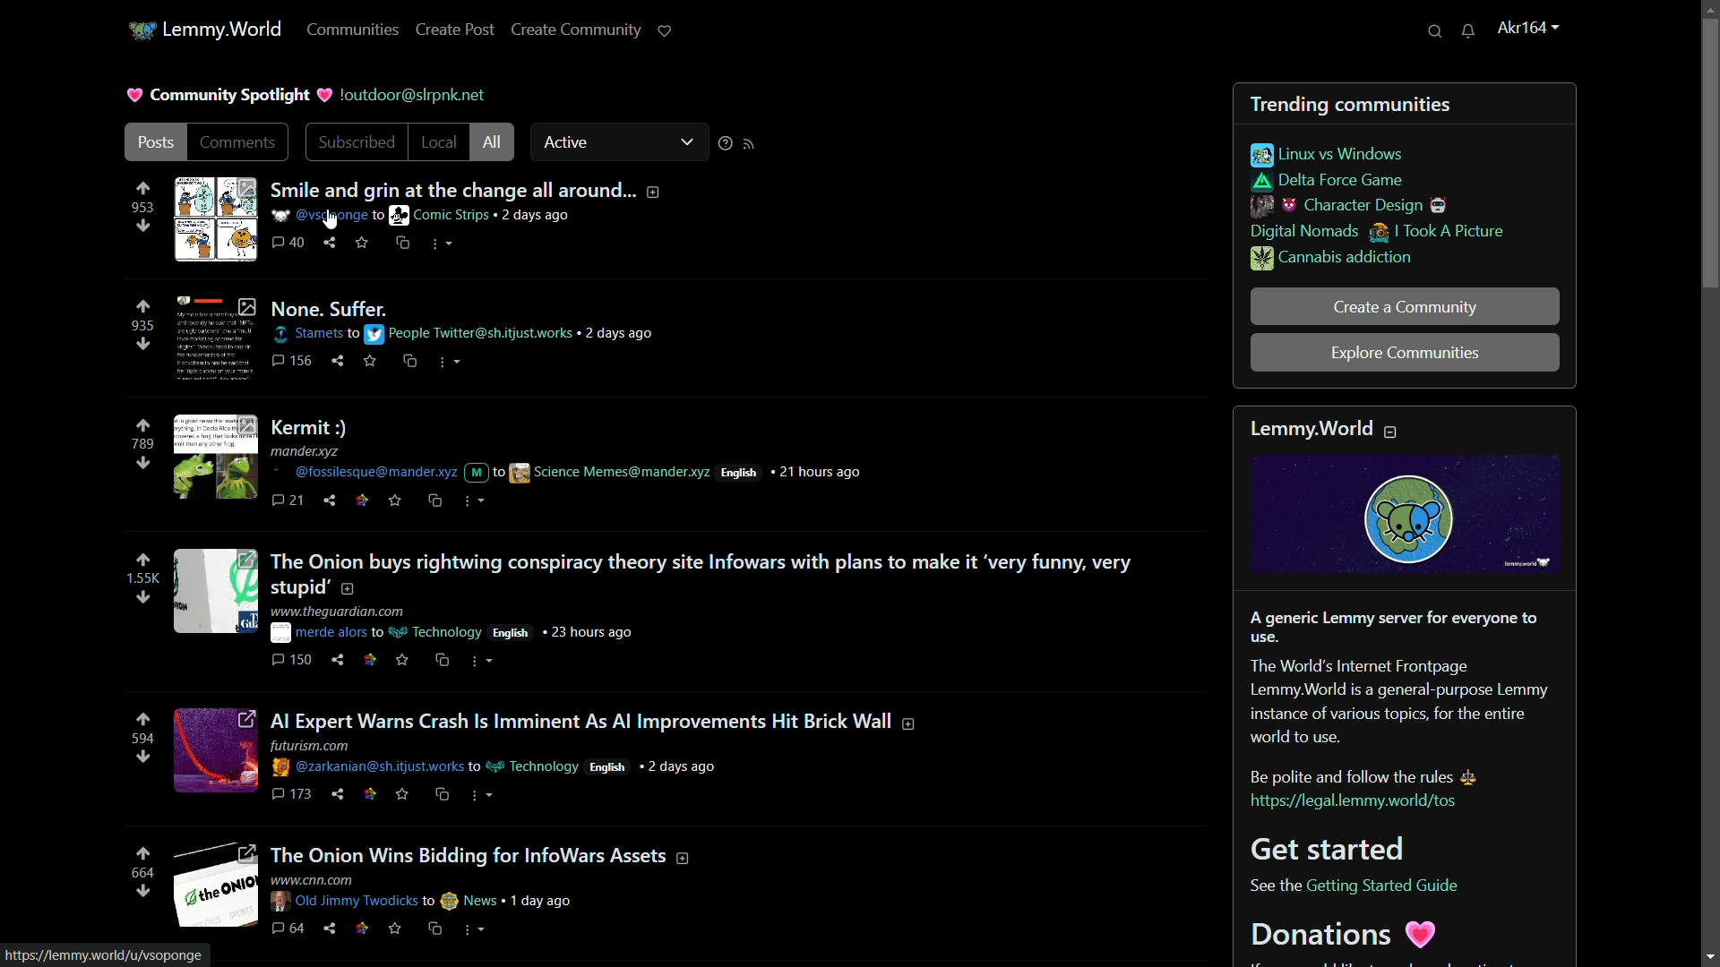 This screenshot has width=1720, height=967. What do you see at coordinates (328, 501) in the screenshot?
I see `share` at bounding box center [328, 501].